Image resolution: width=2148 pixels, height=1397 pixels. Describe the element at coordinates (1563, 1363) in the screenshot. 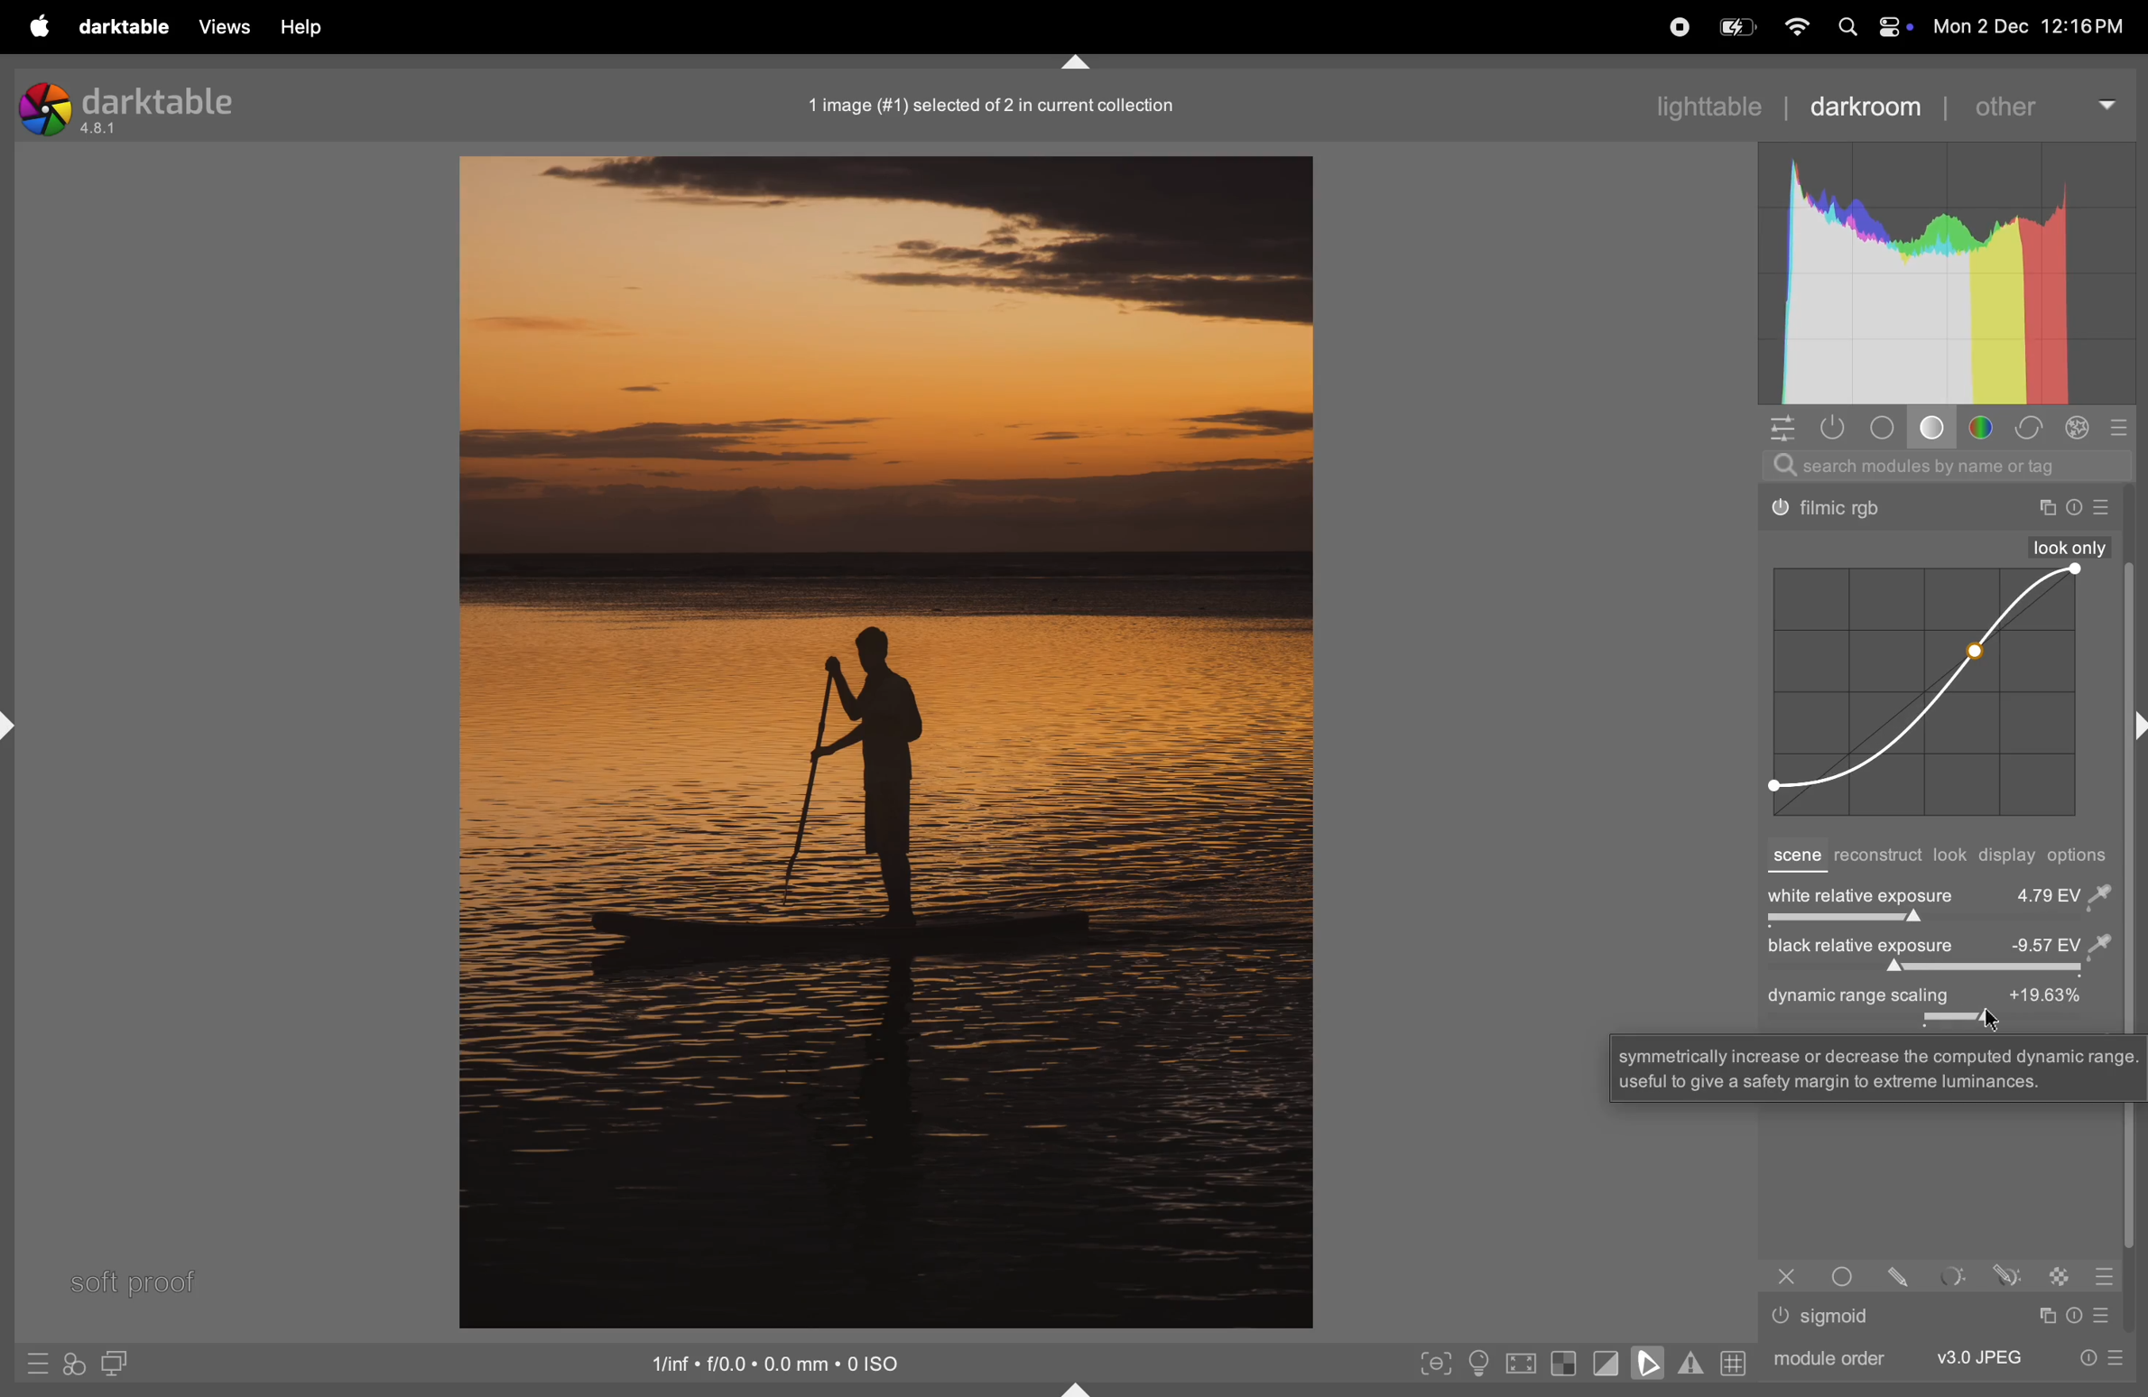

I see `toggle indications of raw exposure` at that location.